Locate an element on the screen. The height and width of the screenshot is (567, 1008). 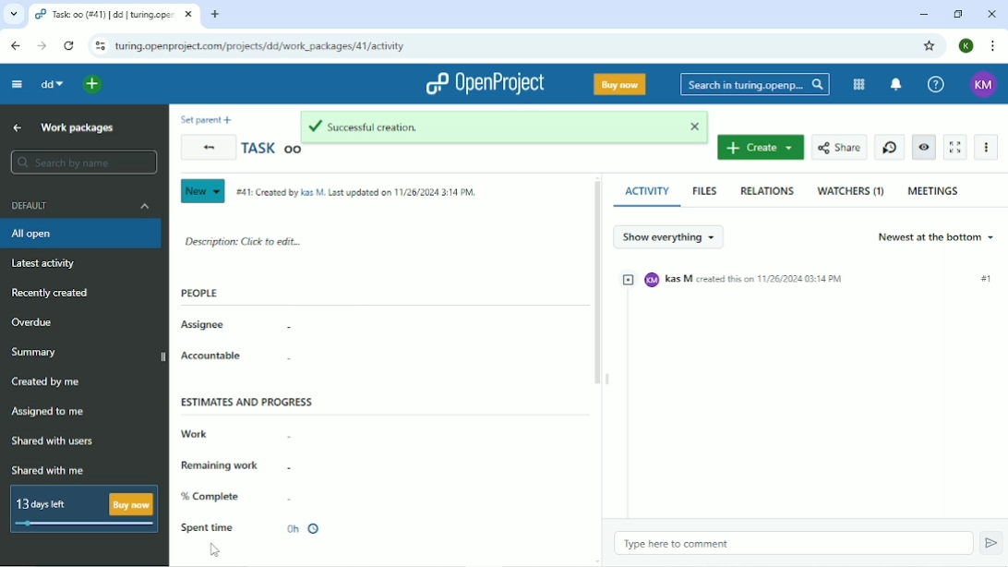
Remaining work is located at coordinates (227, 464).